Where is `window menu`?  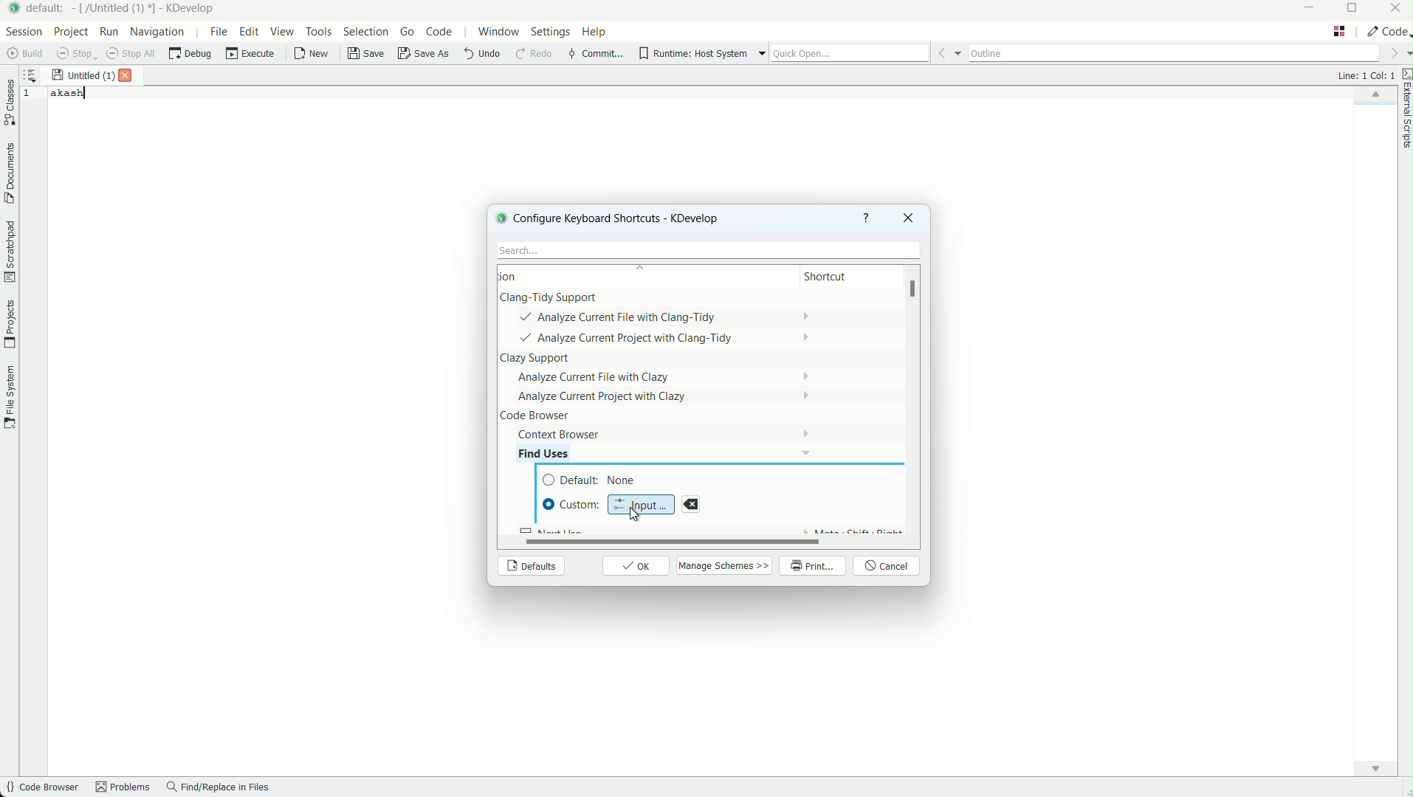 window menu is located at coordinates (498, 34).